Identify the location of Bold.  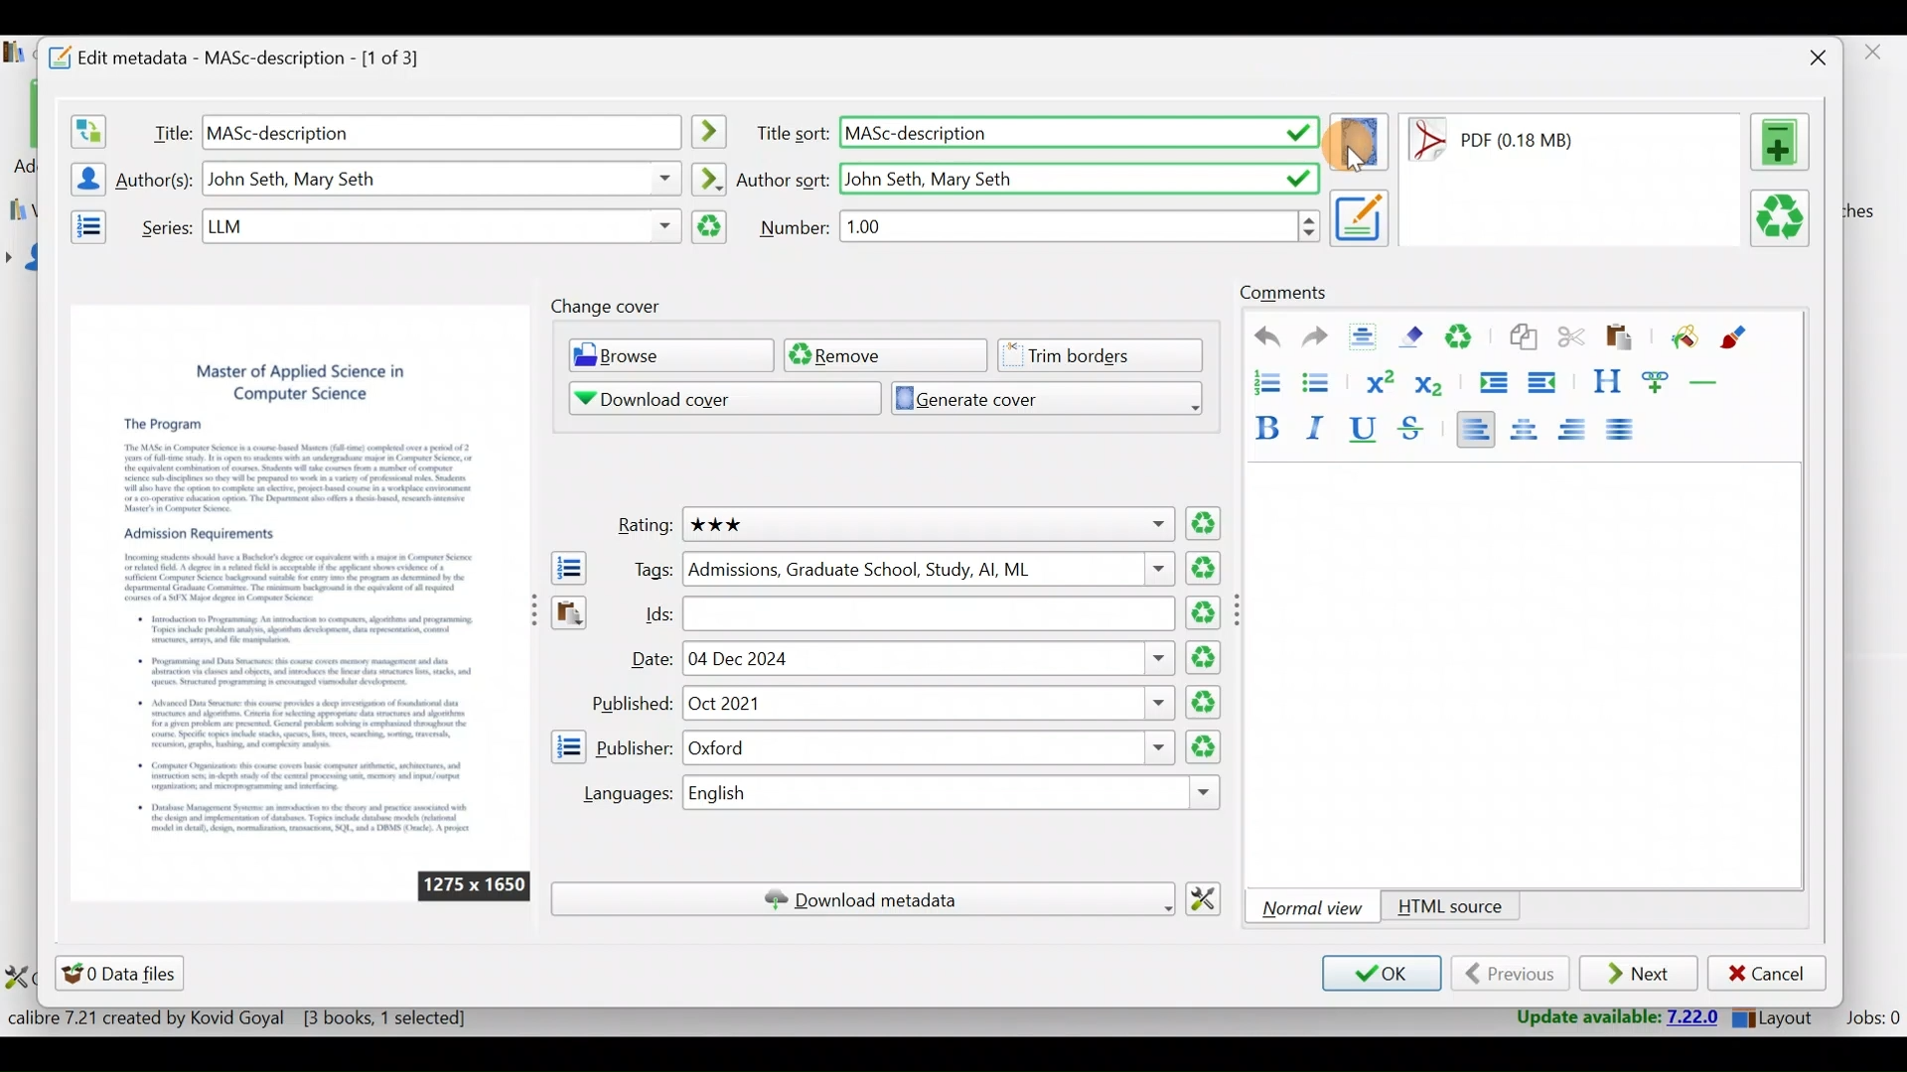
(1264, 424).